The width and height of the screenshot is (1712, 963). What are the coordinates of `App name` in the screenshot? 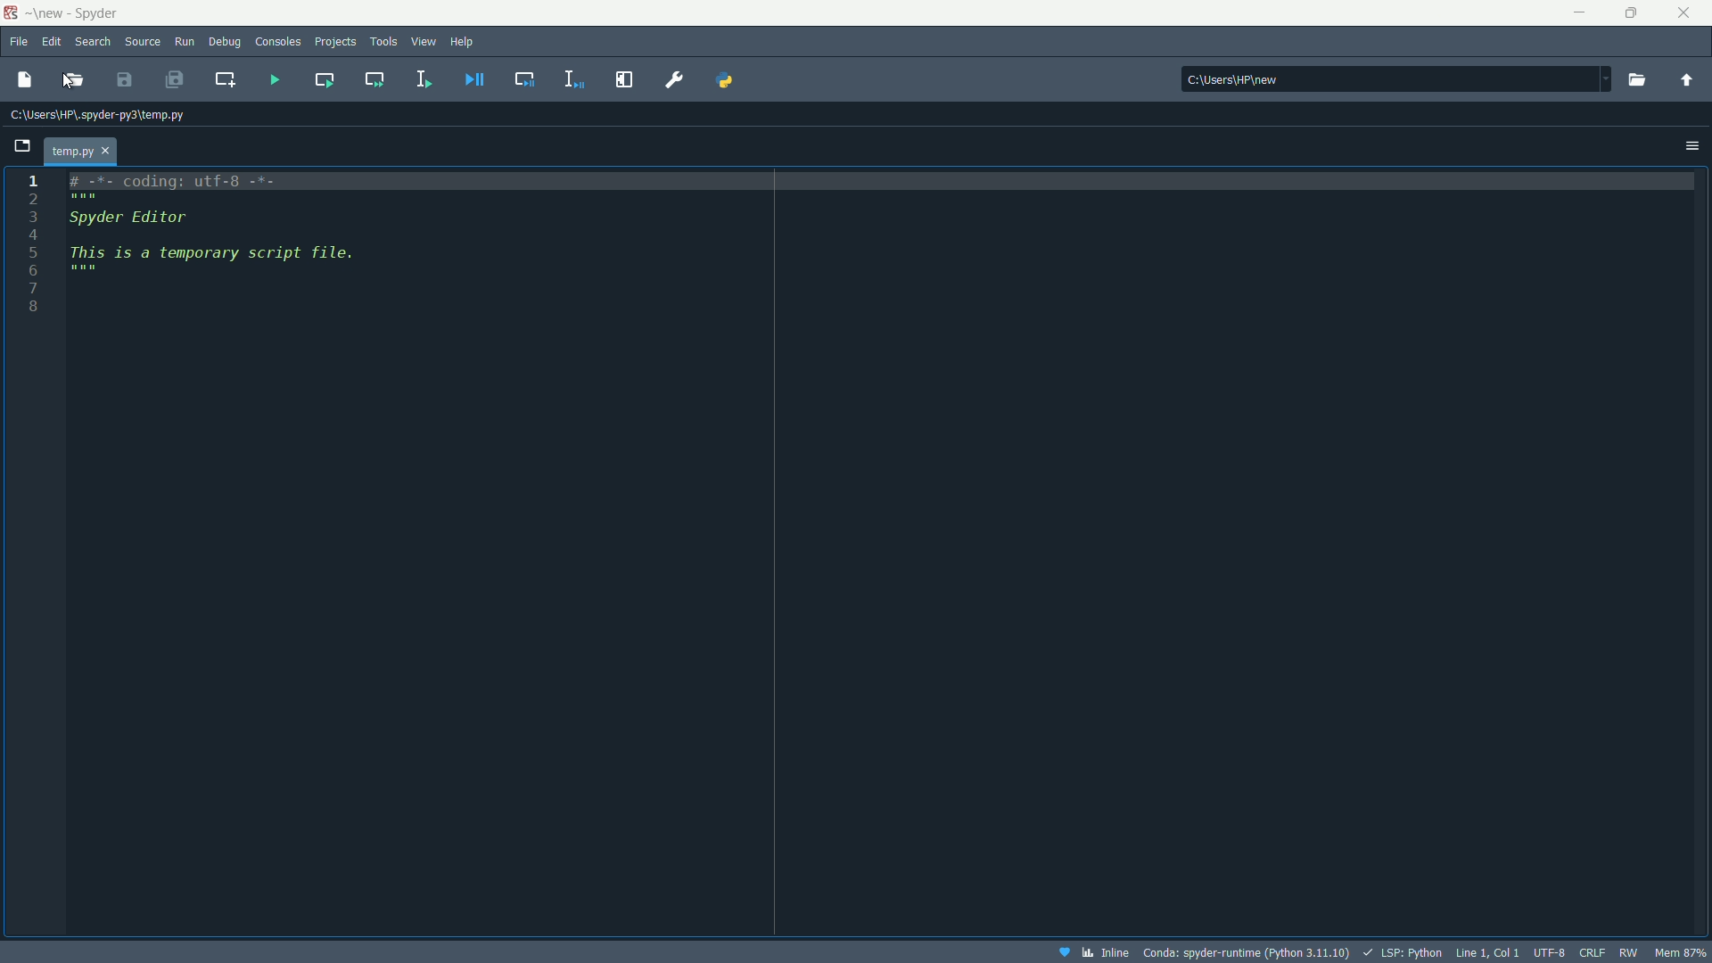 It's located at (82, 13).